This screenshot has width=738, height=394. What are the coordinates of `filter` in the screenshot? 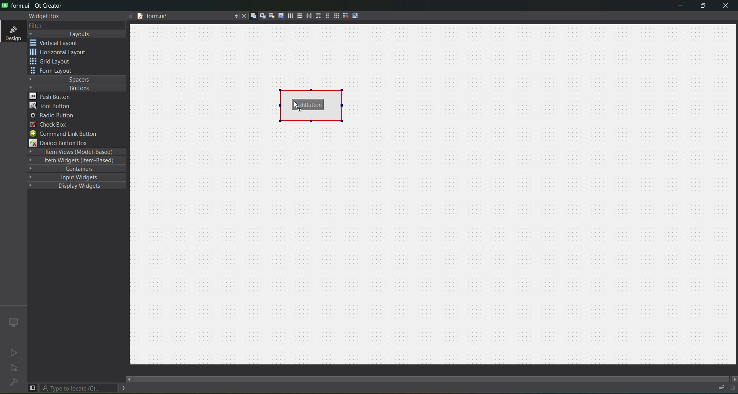 It's located at (35, 25).